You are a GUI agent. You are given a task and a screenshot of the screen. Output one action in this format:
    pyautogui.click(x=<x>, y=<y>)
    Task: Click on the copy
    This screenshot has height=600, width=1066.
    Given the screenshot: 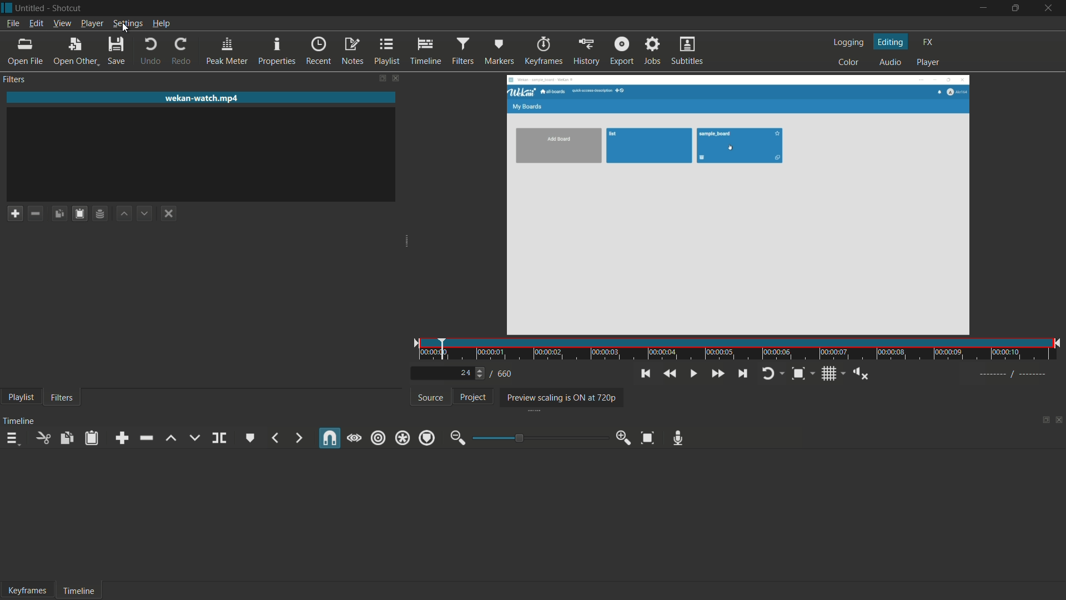 What is the action you would take?
    pyautogui.click(x=68, y=437)
    